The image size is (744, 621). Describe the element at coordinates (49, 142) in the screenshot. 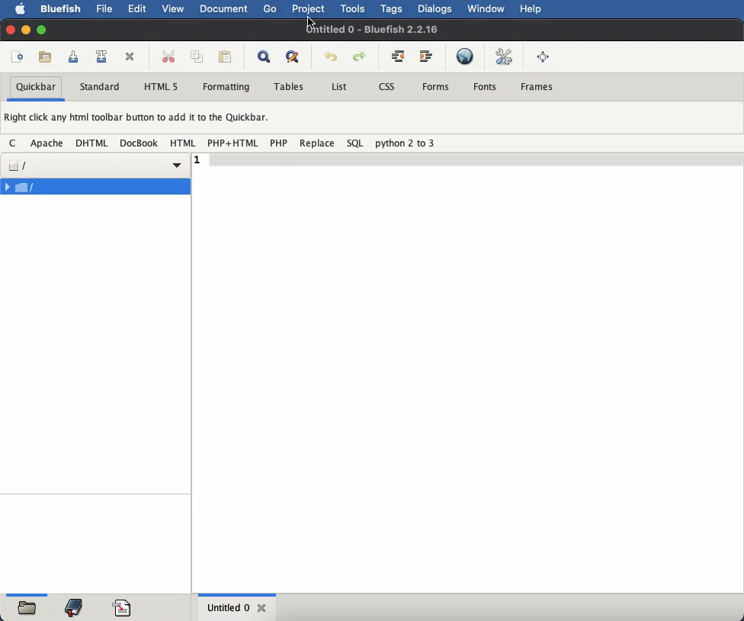

I see `apache` at that location.